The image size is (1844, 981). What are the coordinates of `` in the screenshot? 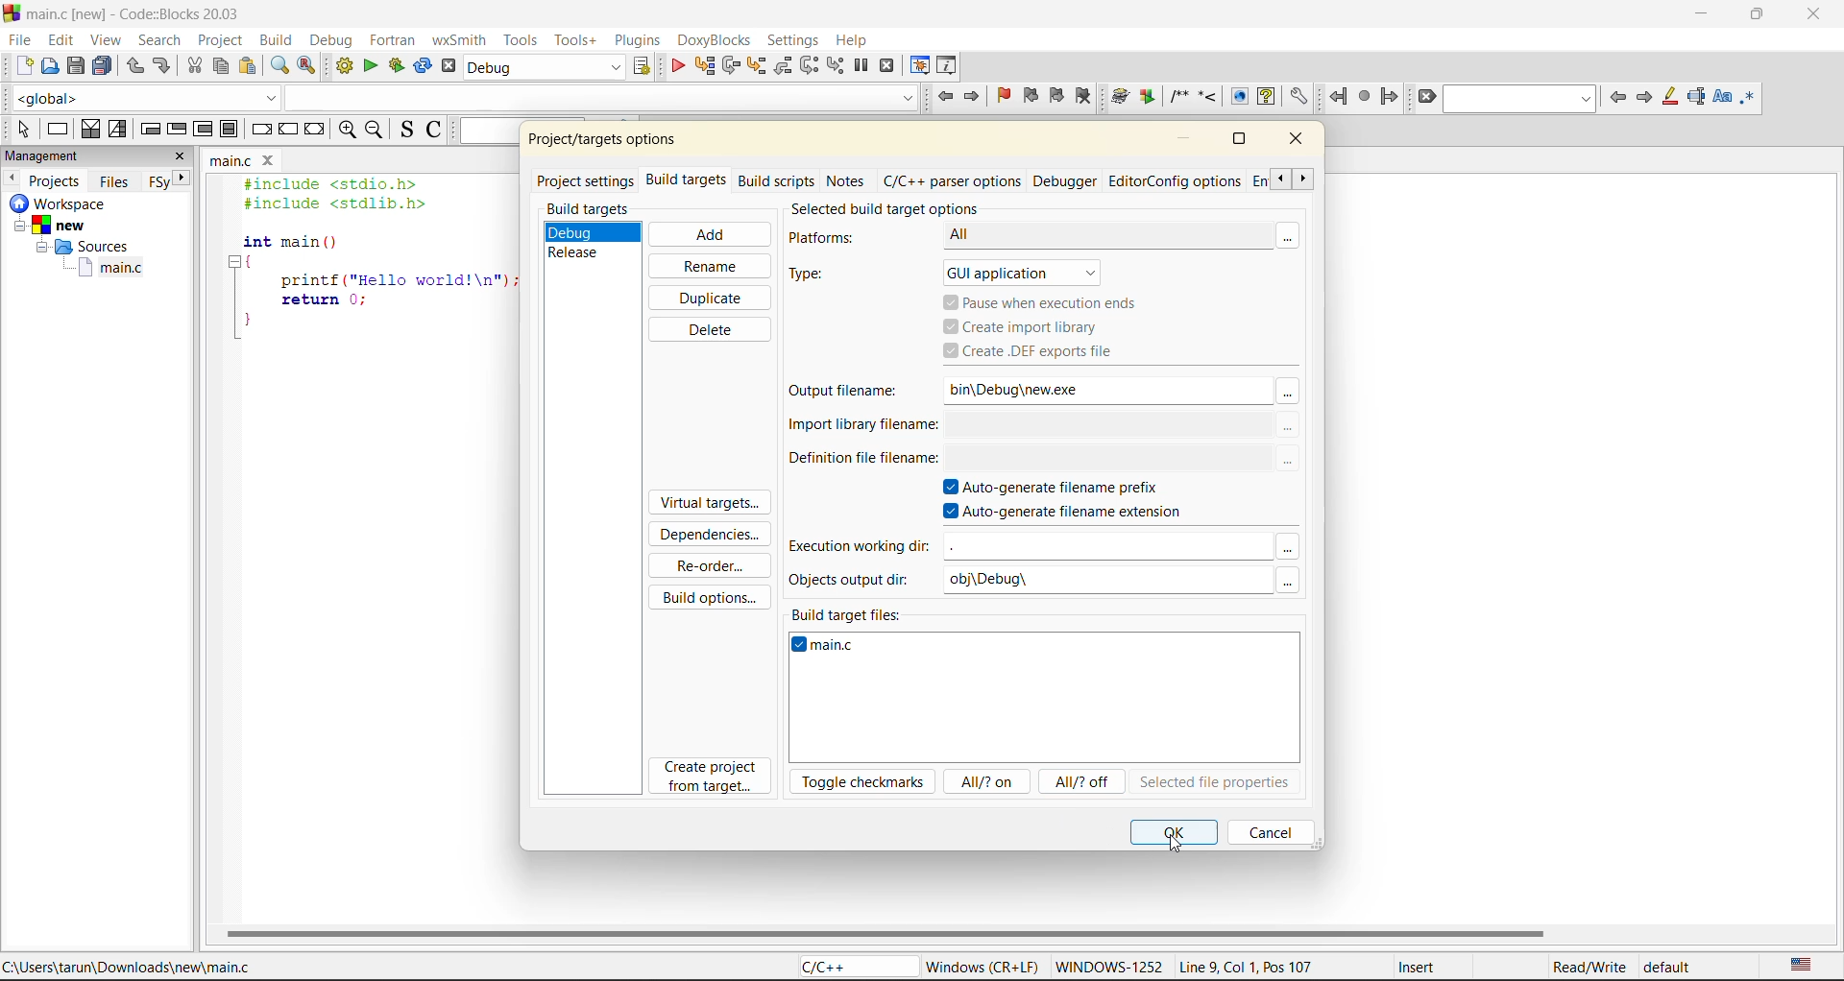 It's located at (1288, 546).